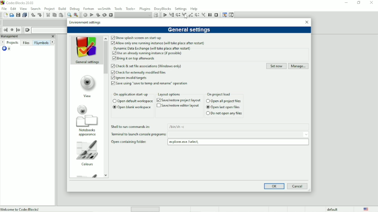 This screenshot has width=378, height=212. What do you see at coordinates (238, 142) in the screenshot?
I see `explorer.exe/select` at bounding box center [238, 142].